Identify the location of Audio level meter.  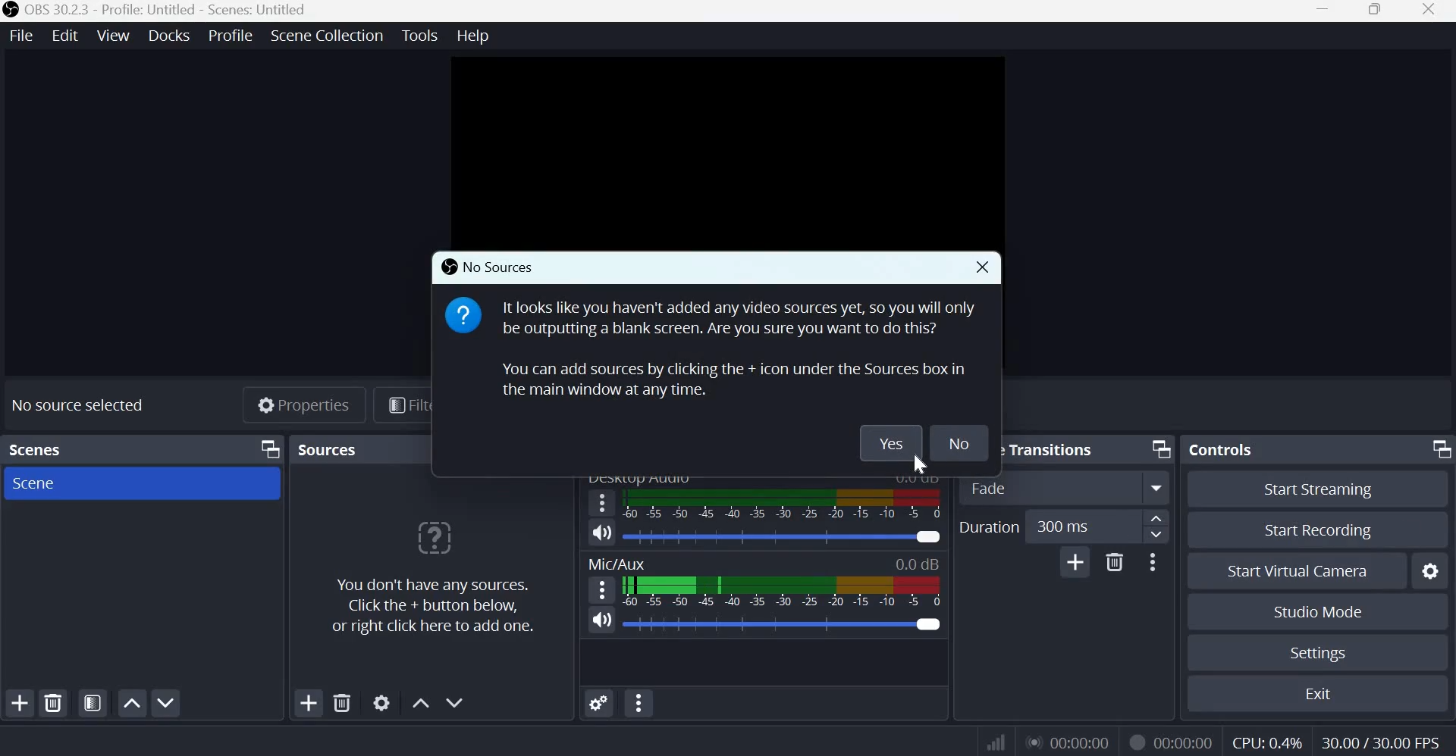
(759, 625).